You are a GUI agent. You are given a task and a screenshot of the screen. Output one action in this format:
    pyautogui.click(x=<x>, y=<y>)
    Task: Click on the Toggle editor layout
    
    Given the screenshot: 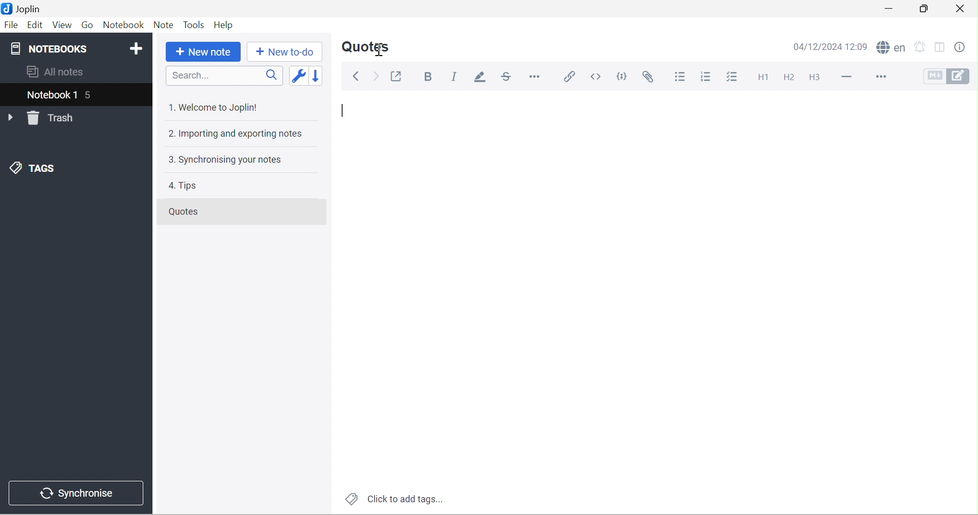 What is the action you would take?
    pyautogui.click(x=942, y=46)
    